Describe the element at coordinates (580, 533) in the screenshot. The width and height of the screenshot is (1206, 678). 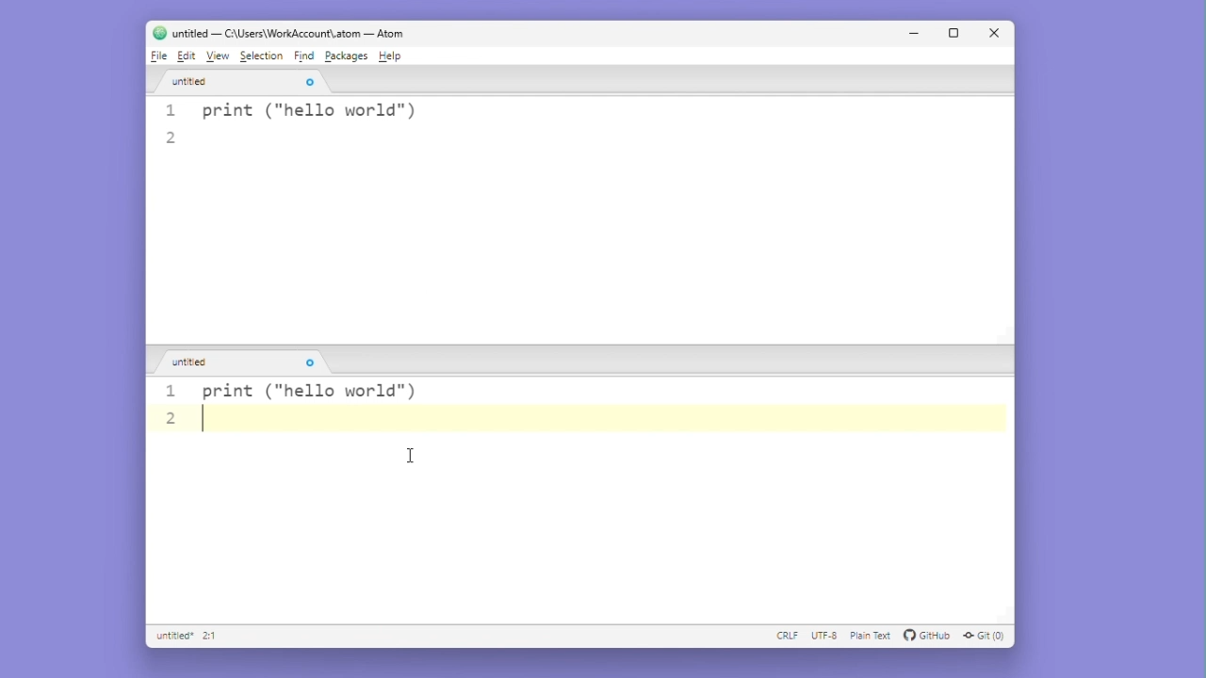
I see `Second editor pane` at that location.